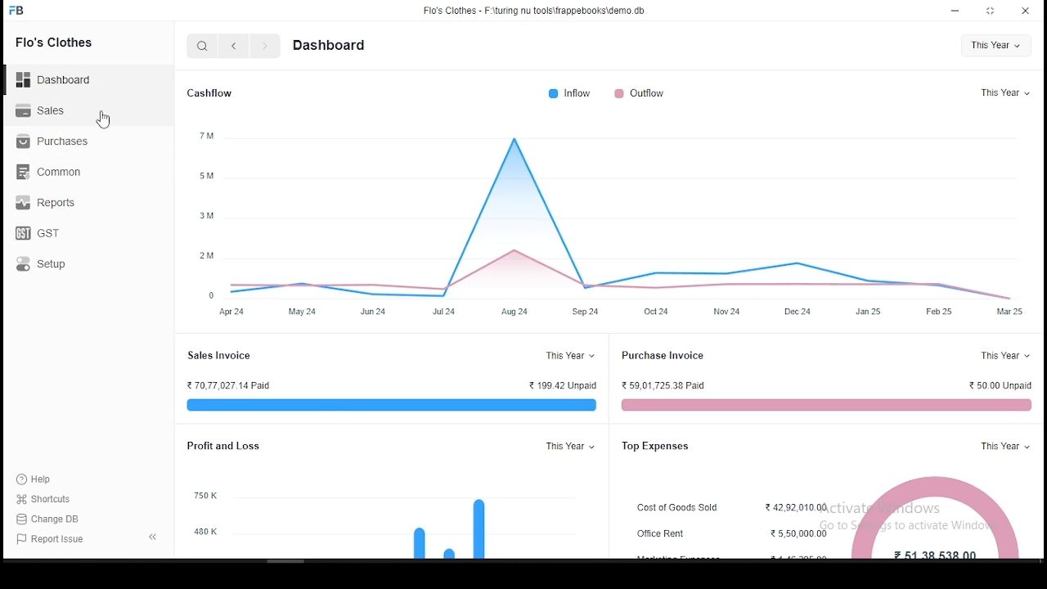 The height and width of the screenshot is (589, 1047). I want to click on FB, so click(29, 10).